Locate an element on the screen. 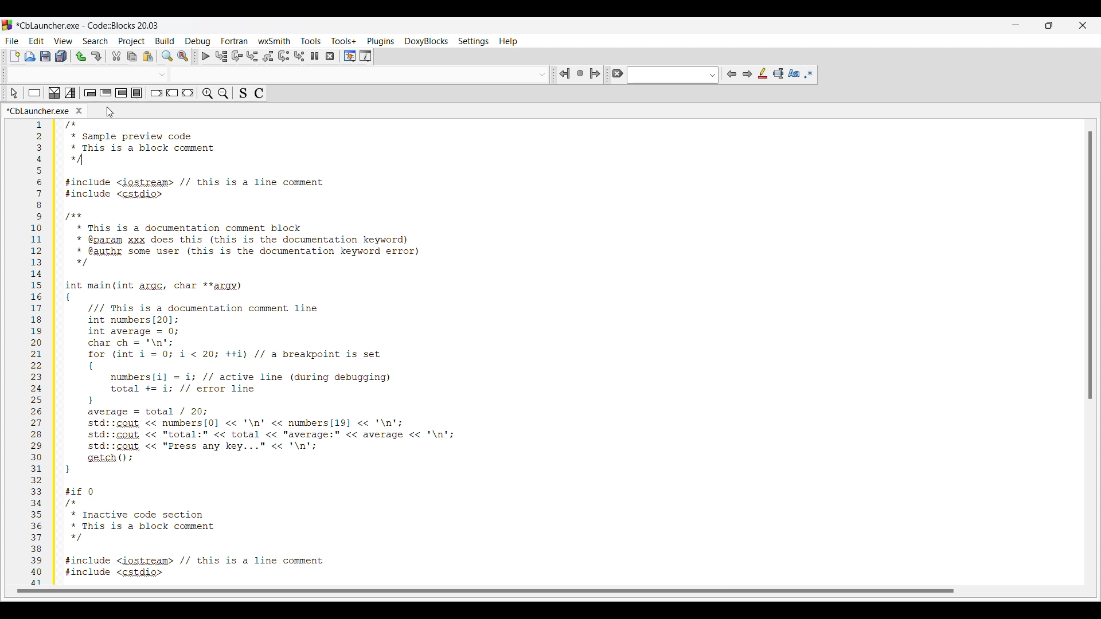 This screenshot has width=1101, height=619. Edit menu is located at coordinates (37, 41).